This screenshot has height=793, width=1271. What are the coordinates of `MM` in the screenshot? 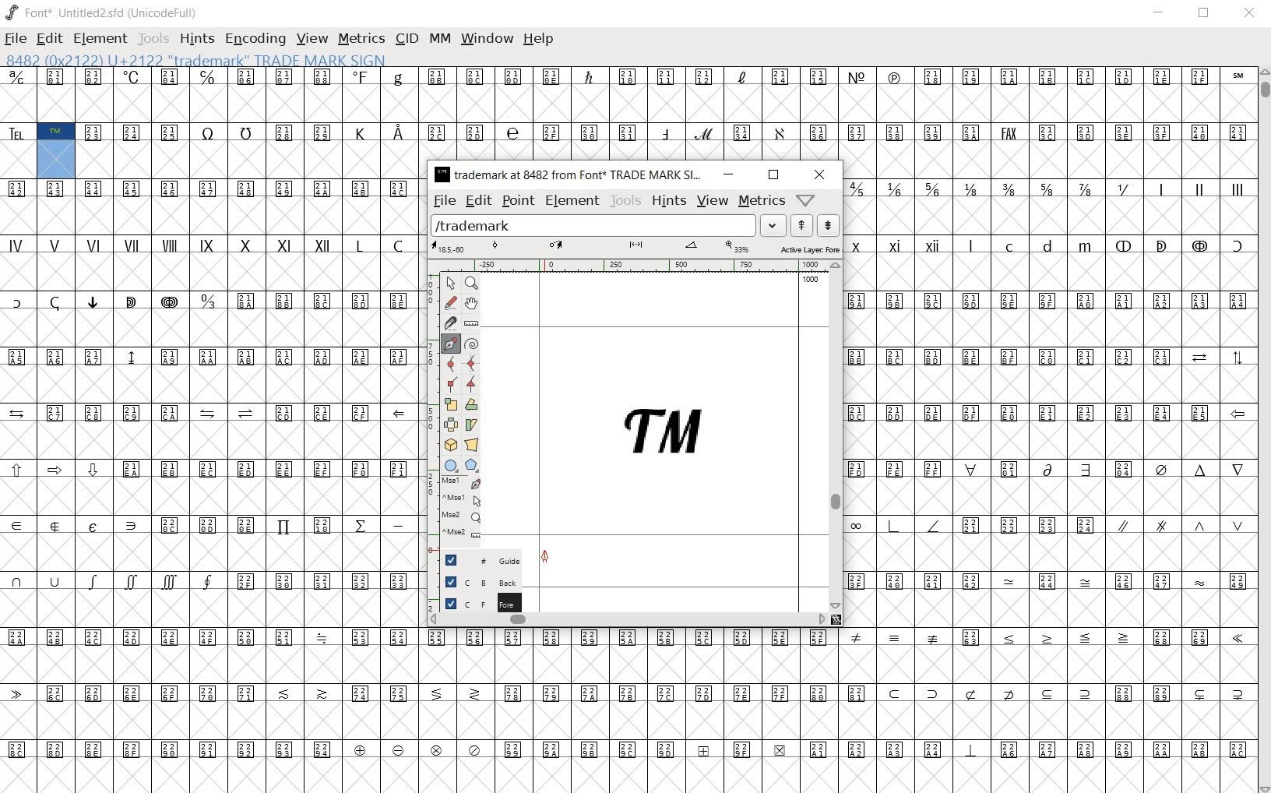 It's located at (439, 41).